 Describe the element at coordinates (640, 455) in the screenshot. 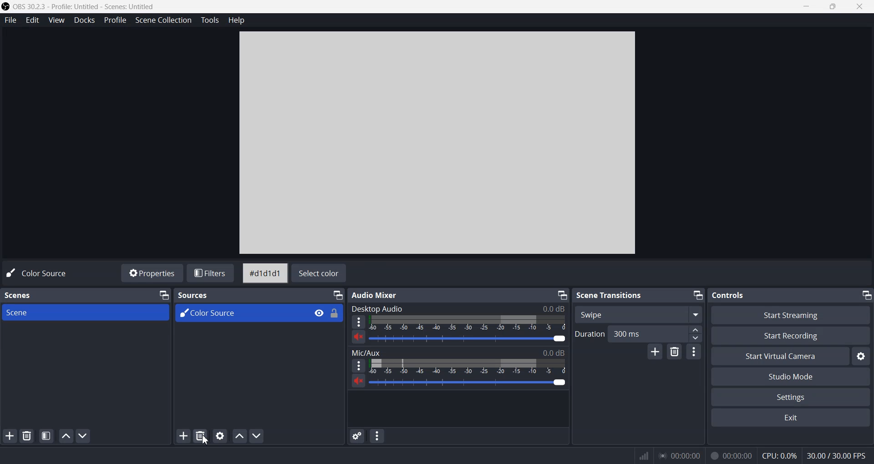

I see `Signals` at that location.